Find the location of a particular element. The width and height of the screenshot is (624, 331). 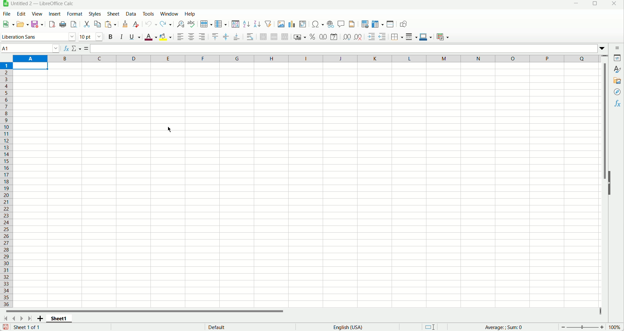

Tools is located at coordinates (148, 13).